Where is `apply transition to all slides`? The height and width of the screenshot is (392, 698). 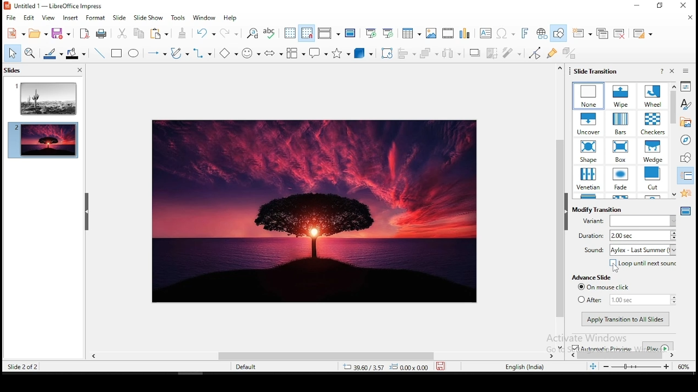
apply transition to all slides is located at coordinates (625, 318).